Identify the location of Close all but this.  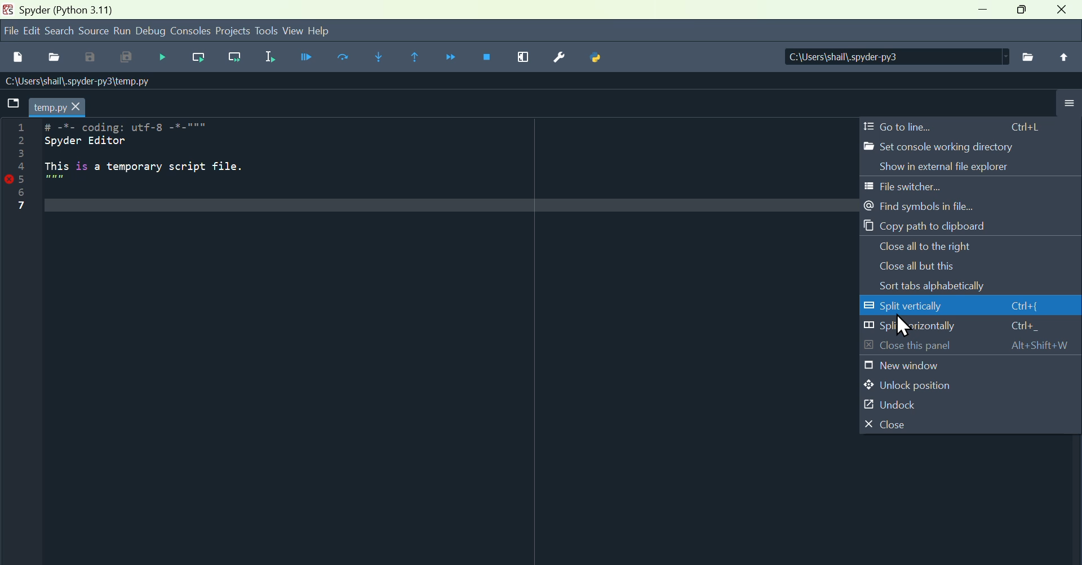
(959, 269).